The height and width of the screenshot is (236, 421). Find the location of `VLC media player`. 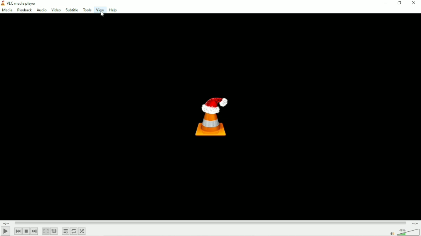

VLC media player is located at coordinates (21, 3).